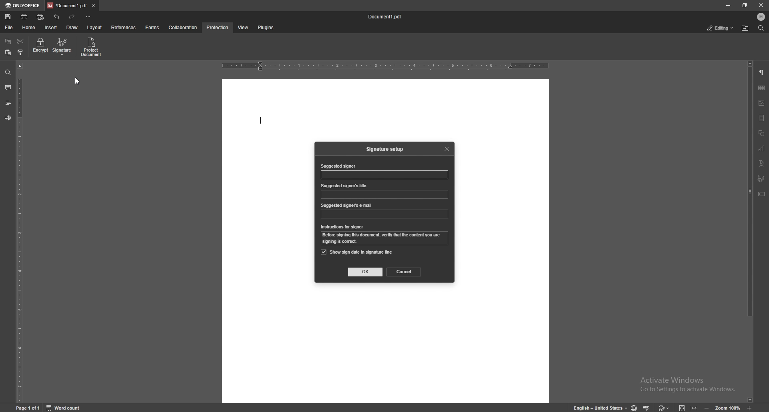 The image size is (769, 412). I want to click on zoom in, so click(756, 408).